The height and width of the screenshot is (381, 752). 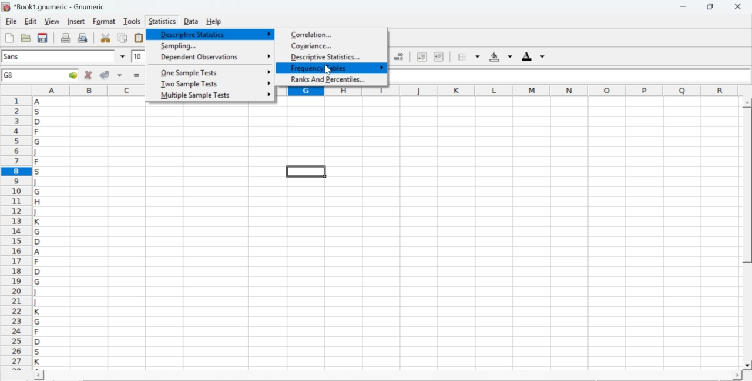 I want to click on borders, so click(x=469, y=56).